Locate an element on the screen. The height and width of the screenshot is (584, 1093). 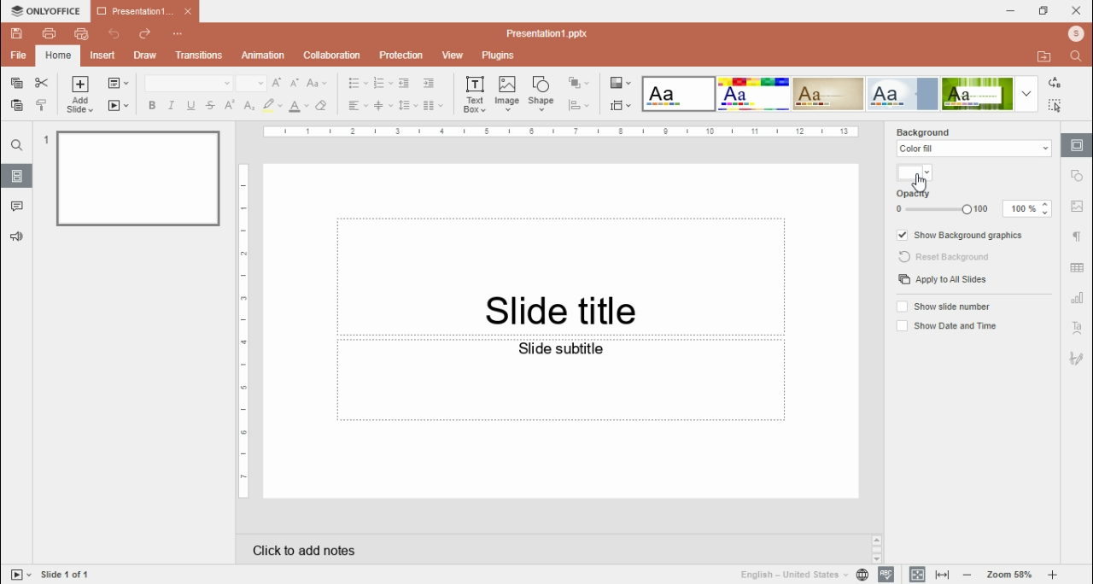
view is located at coordinates (453, 54).